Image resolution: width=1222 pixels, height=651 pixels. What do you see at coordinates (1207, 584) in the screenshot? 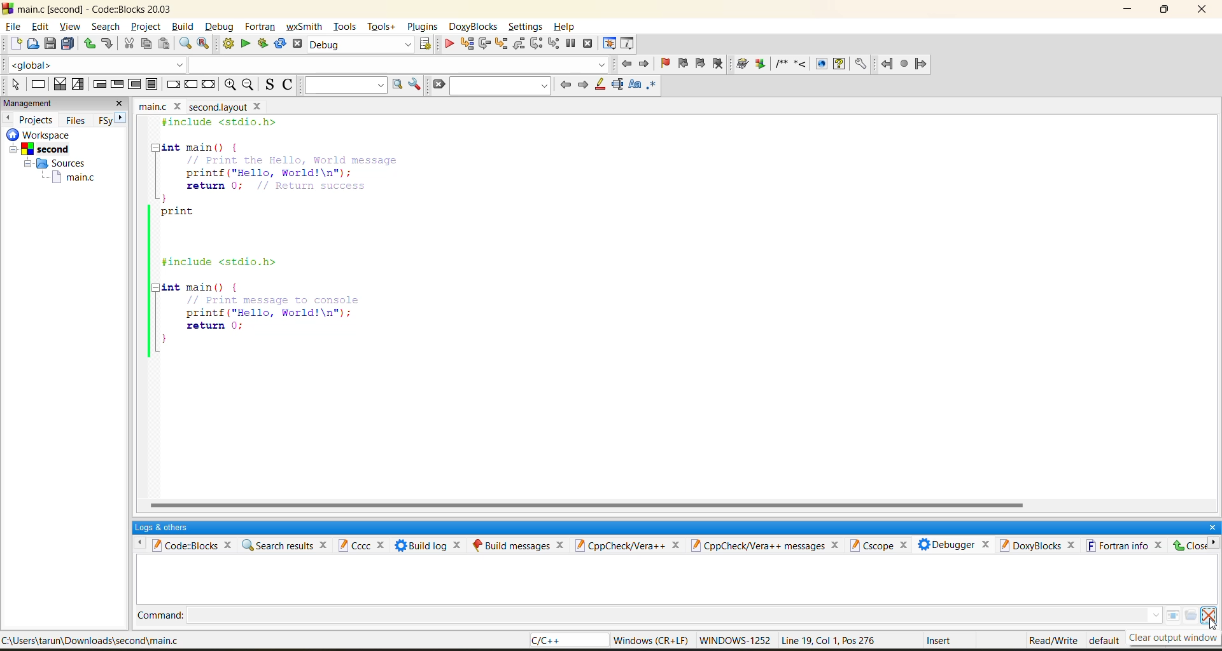
I see `vertical scroll bar` at bounding box center [1207, 584].